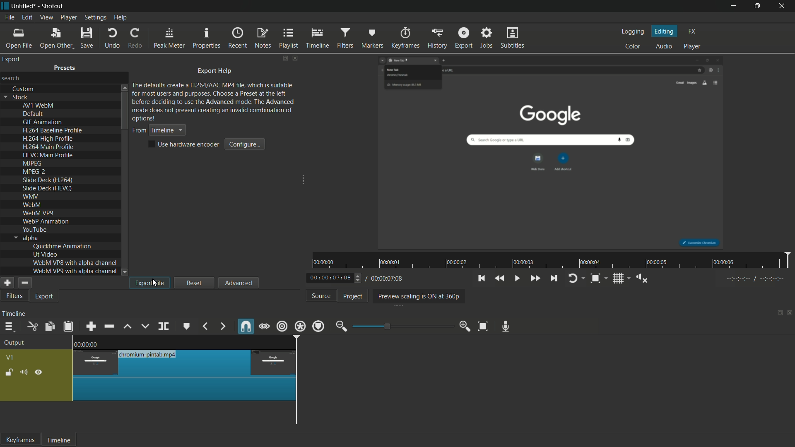 Image resolution: width=795 pixels, height=447 pixels. Describe the element at coordinates (341, 327) in the screenshot. I see `zoom out` at that location.